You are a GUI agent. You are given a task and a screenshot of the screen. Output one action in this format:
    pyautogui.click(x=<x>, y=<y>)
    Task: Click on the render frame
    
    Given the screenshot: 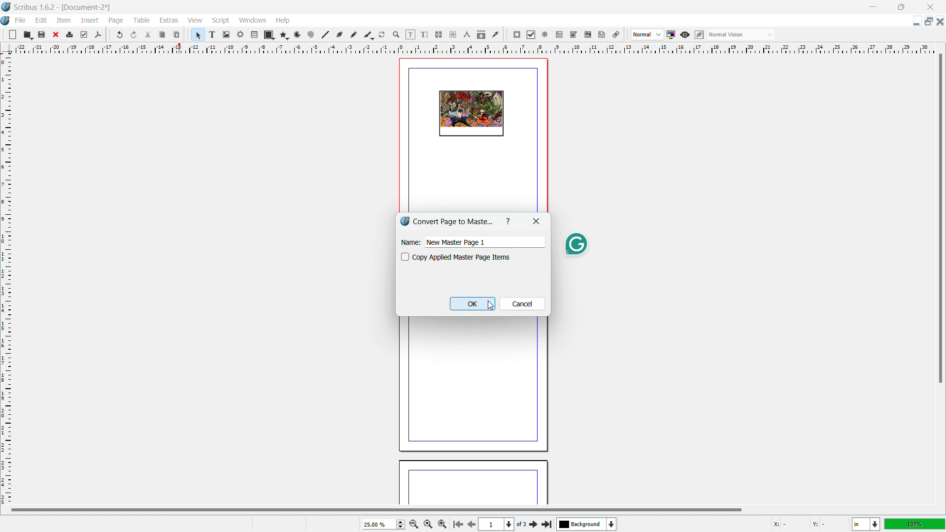 What is the action you would take?
    pyautogui.click(x=240, y=34)
    